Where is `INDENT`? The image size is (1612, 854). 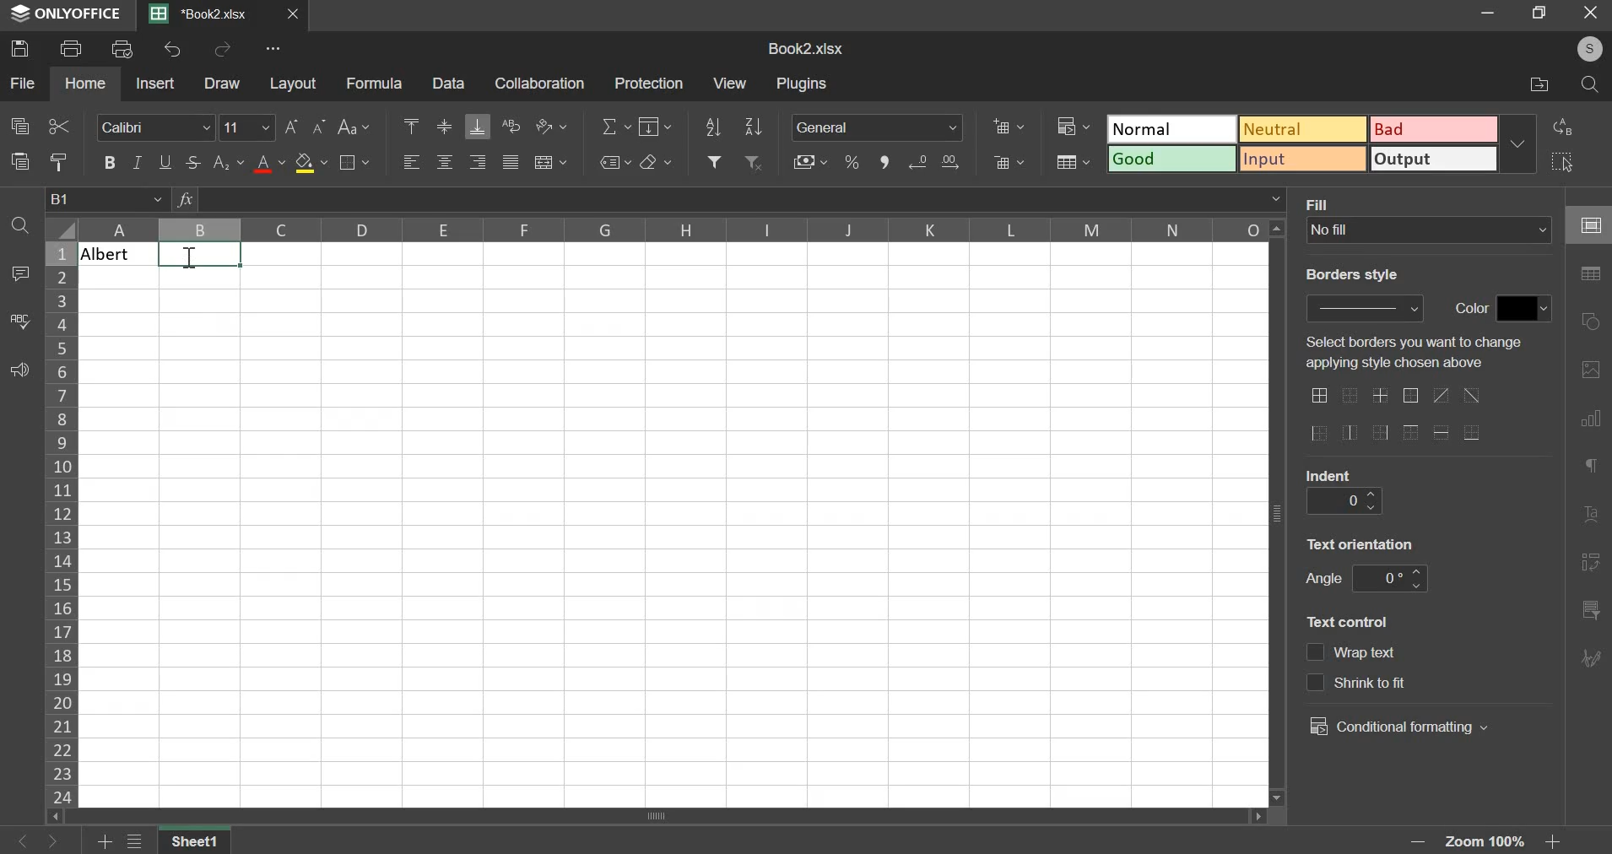
INDENT is located at coordinates (1332, 473).